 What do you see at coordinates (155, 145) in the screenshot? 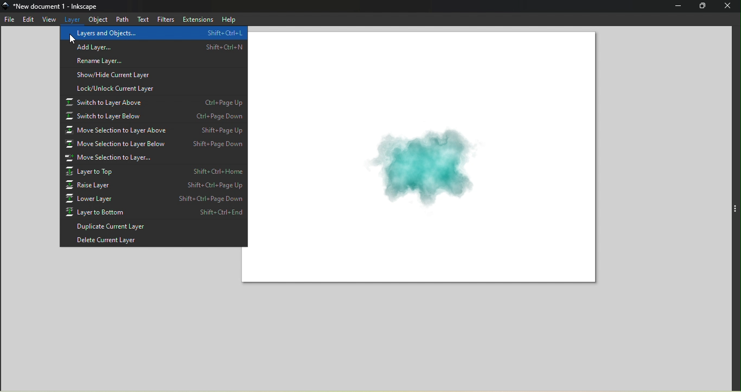
I see `Move selection to layer below` at bounding box center [155, 145].